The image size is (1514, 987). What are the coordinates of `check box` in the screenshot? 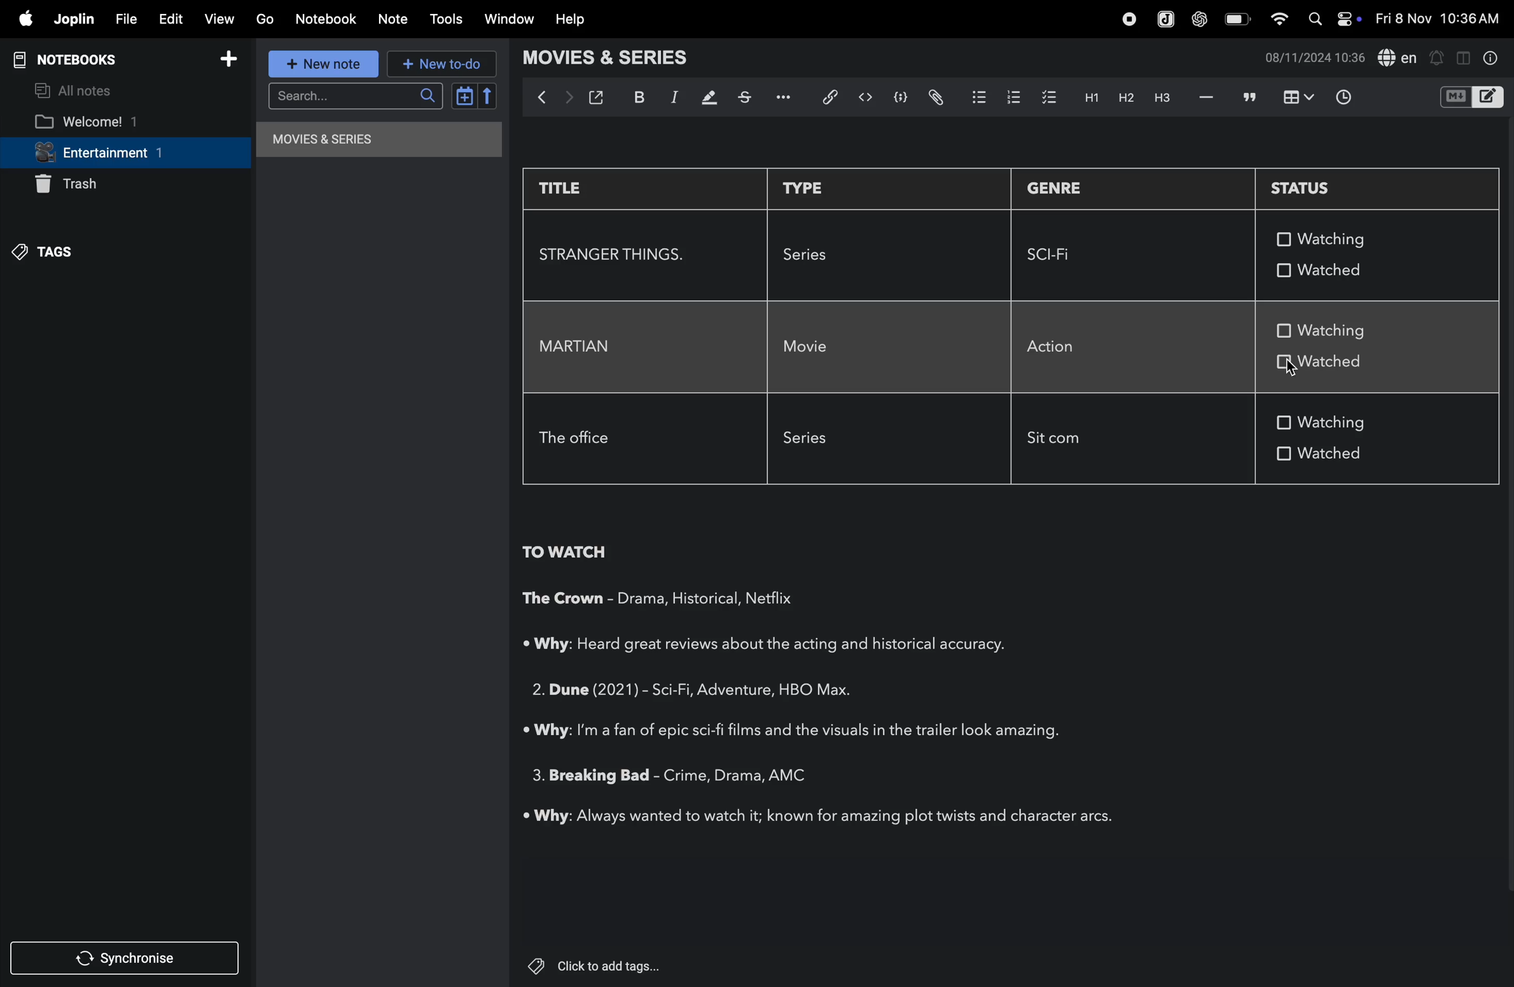 It's located at (1284, 423).